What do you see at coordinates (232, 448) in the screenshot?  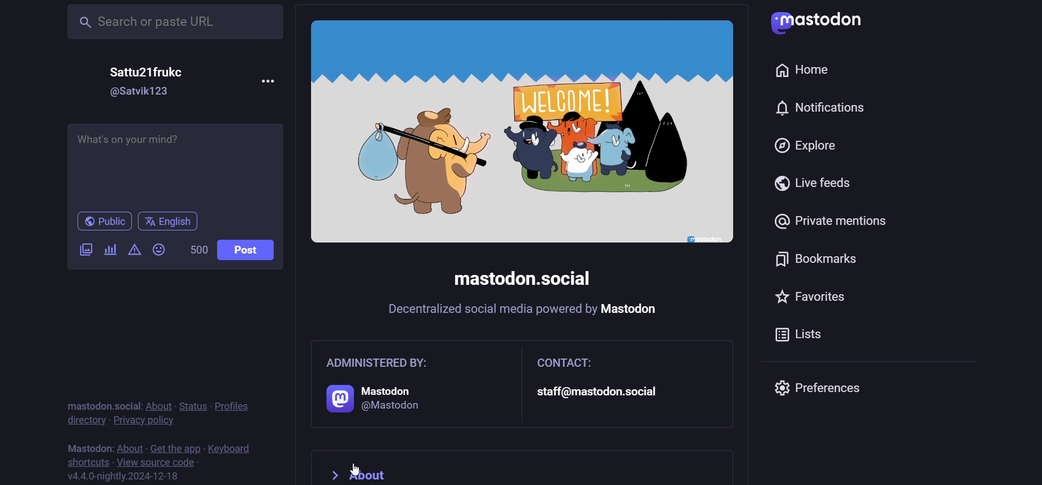 I see `keyboard` at bounding box center [232, 448].